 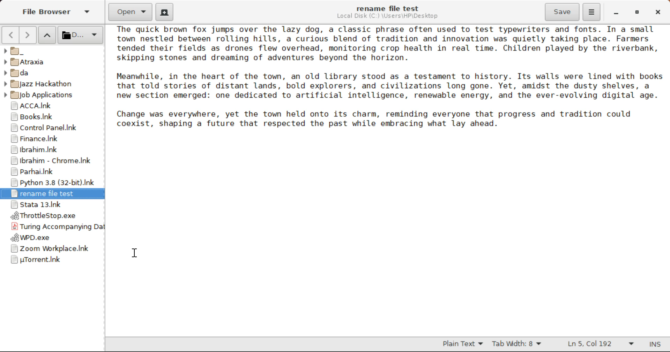 What do you see at coordinates (52, 117) in the screenshot?
I see `Books Folder Shortcut Link` at bounding box center [52, 117].